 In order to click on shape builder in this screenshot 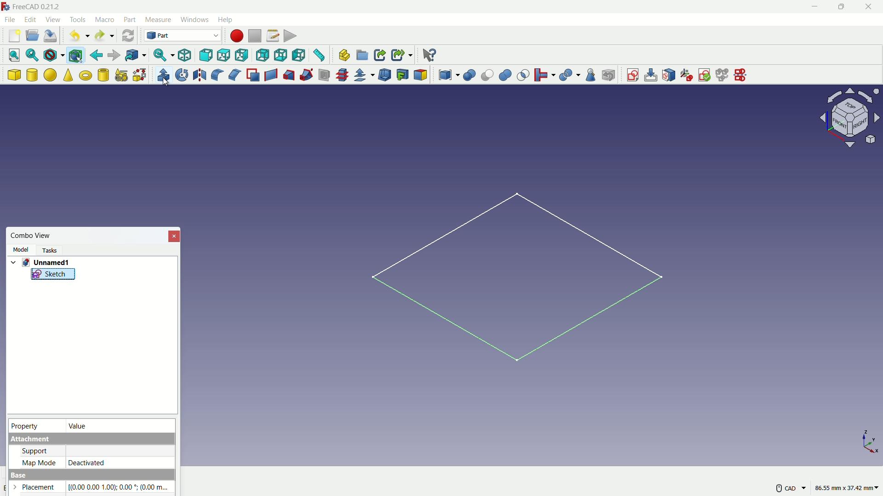, I will do `click(140, 75)`.